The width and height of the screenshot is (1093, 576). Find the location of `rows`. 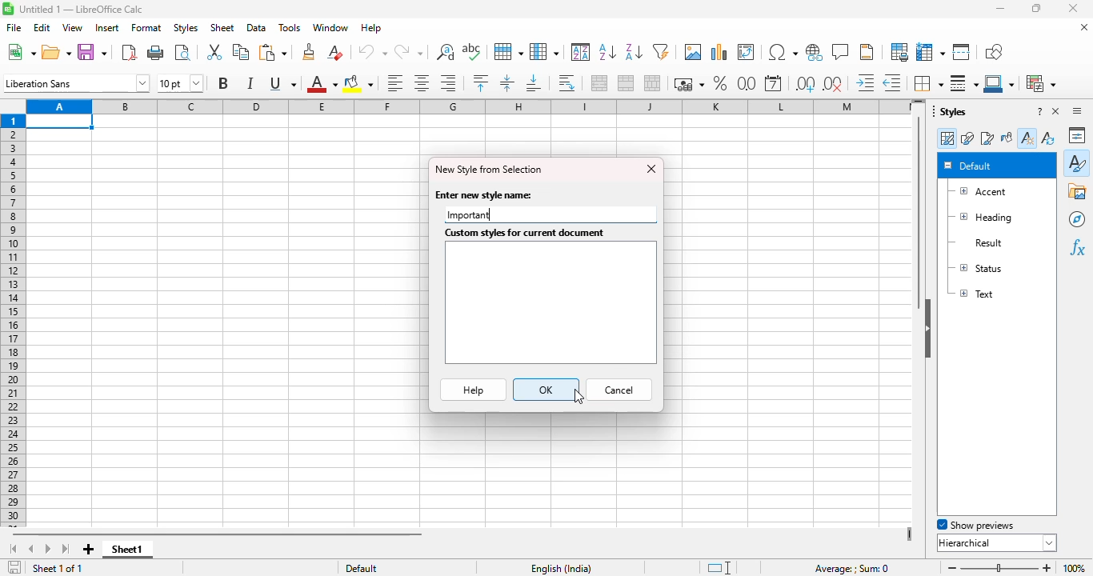

rows is located at coordinates (14, 321).